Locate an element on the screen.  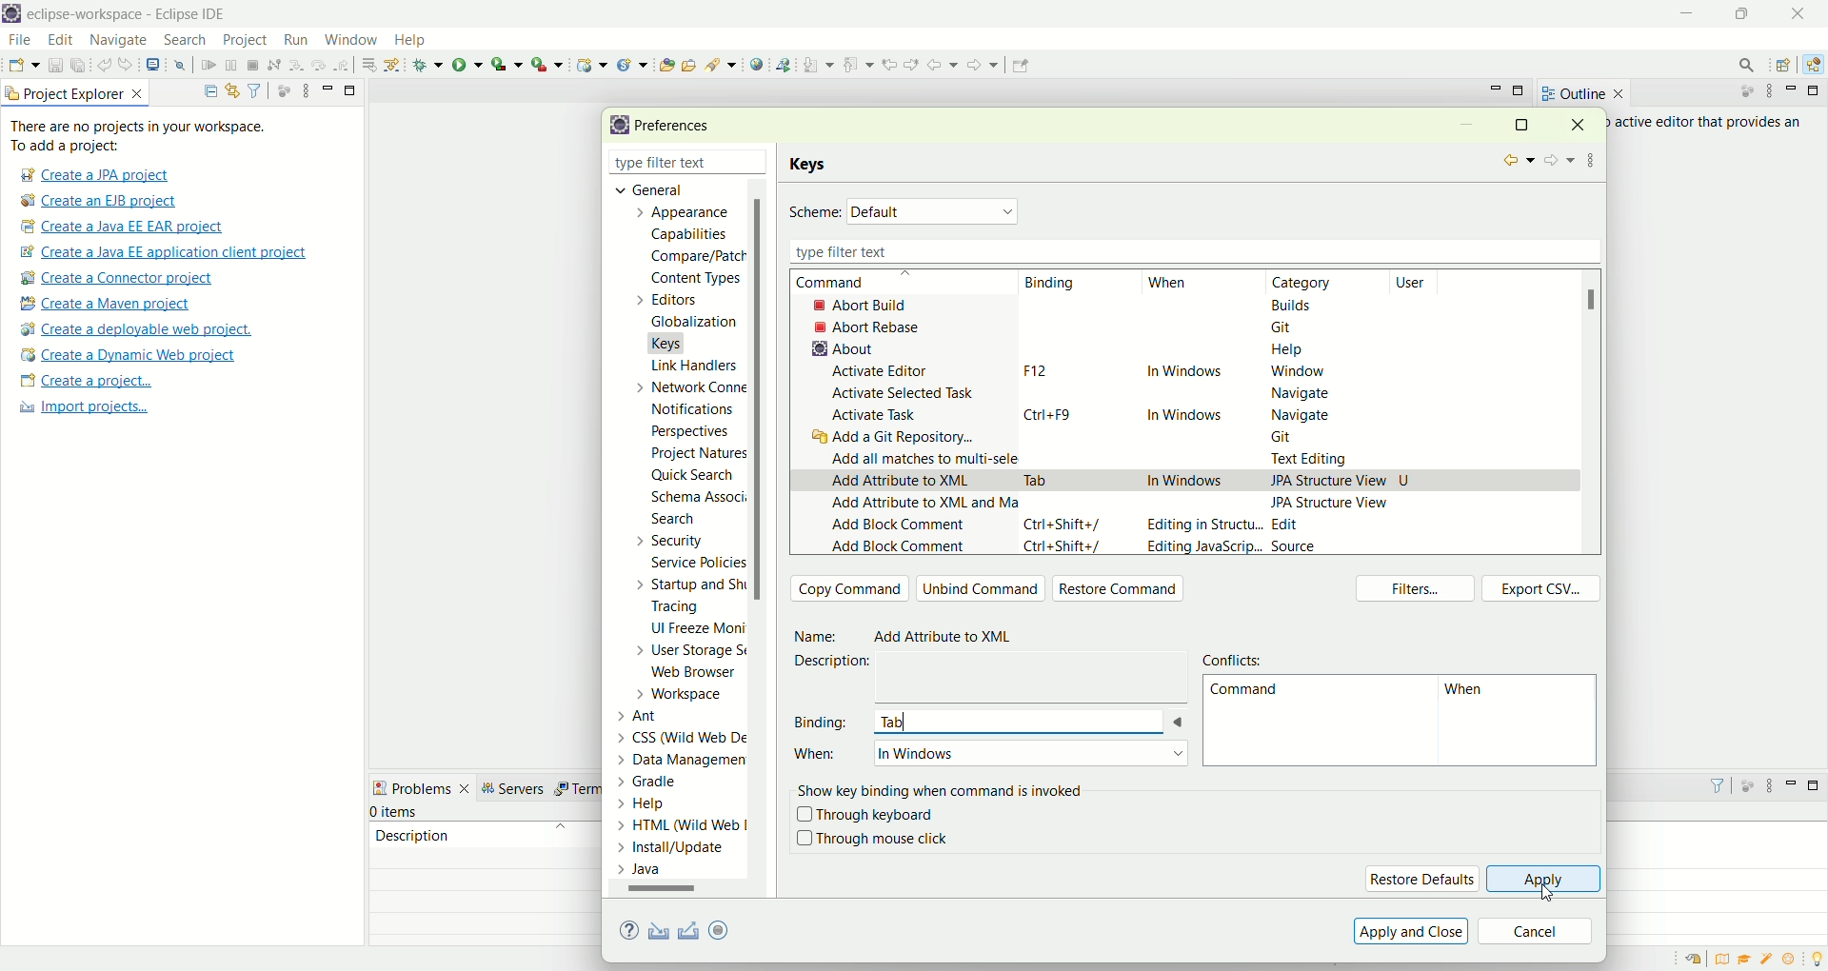
text editing is located at coordinates (1315, 460).